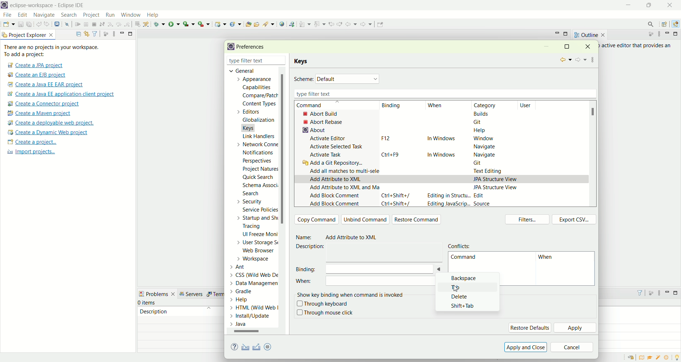  I want to click on create a connector project, so click(42, 104).